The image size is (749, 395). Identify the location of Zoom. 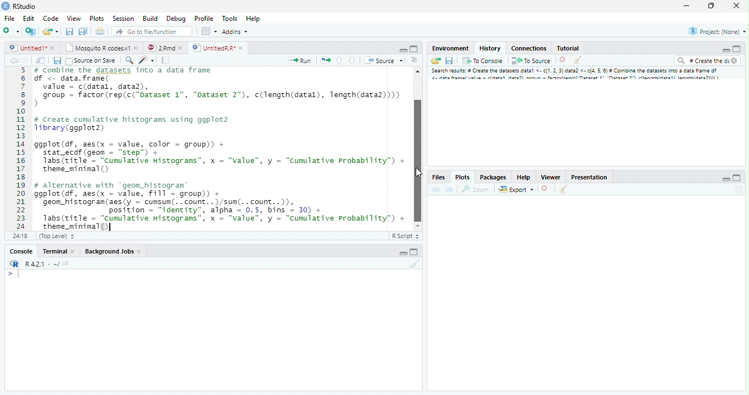
(129, 61).